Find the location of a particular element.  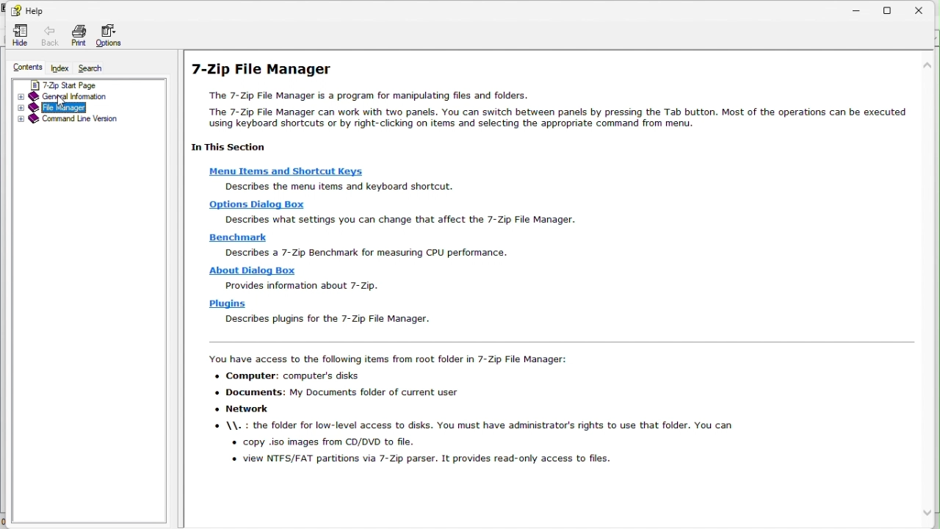

General information is located at coordinates (82, 97).